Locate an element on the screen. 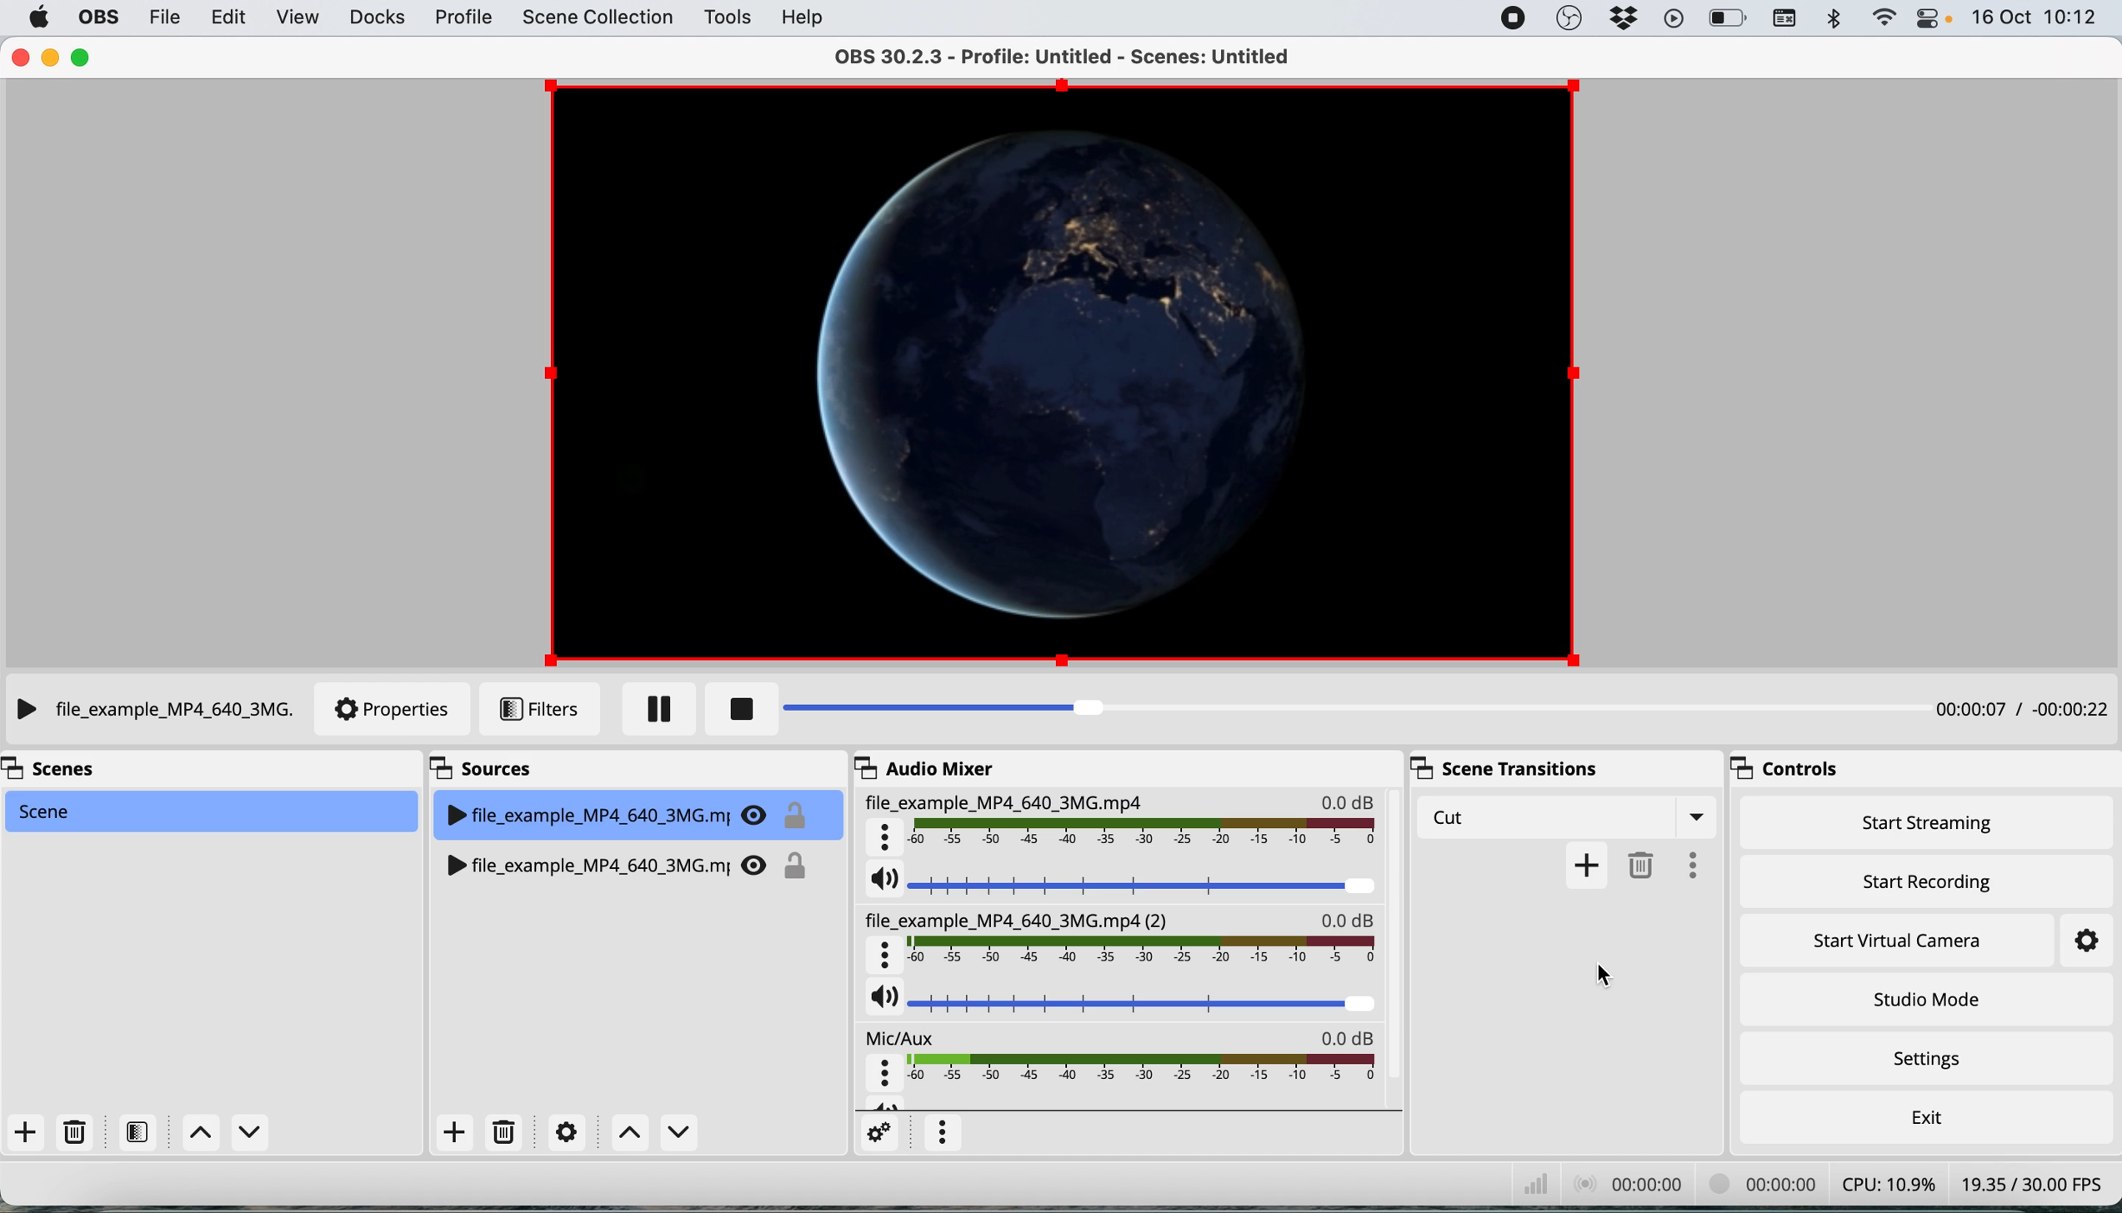  File_example_MP4_640_3MG is located at coordinates (1119, 821).